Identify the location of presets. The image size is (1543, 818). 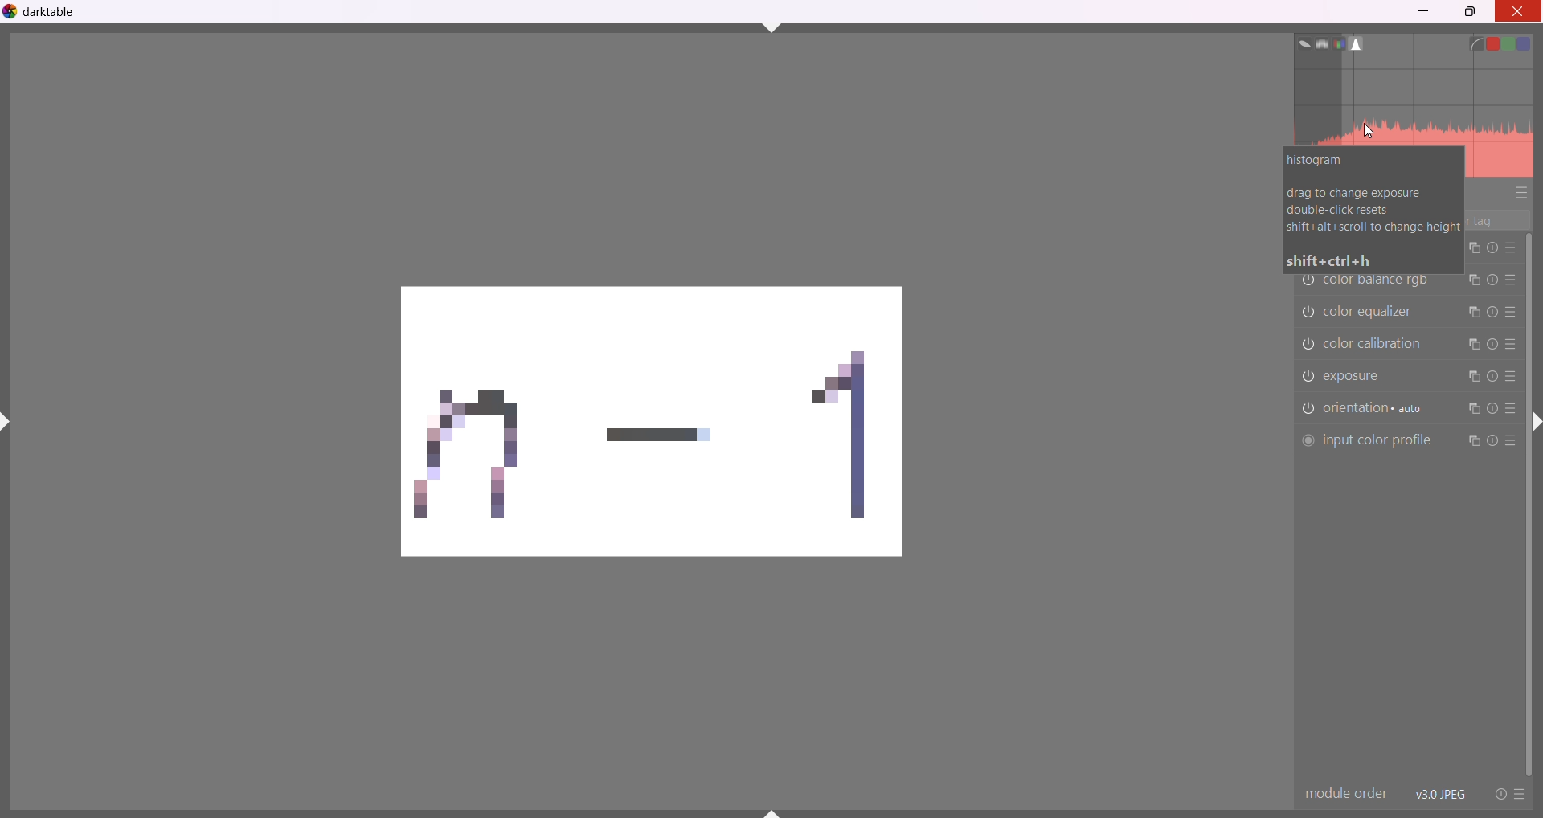
(1511, 312).